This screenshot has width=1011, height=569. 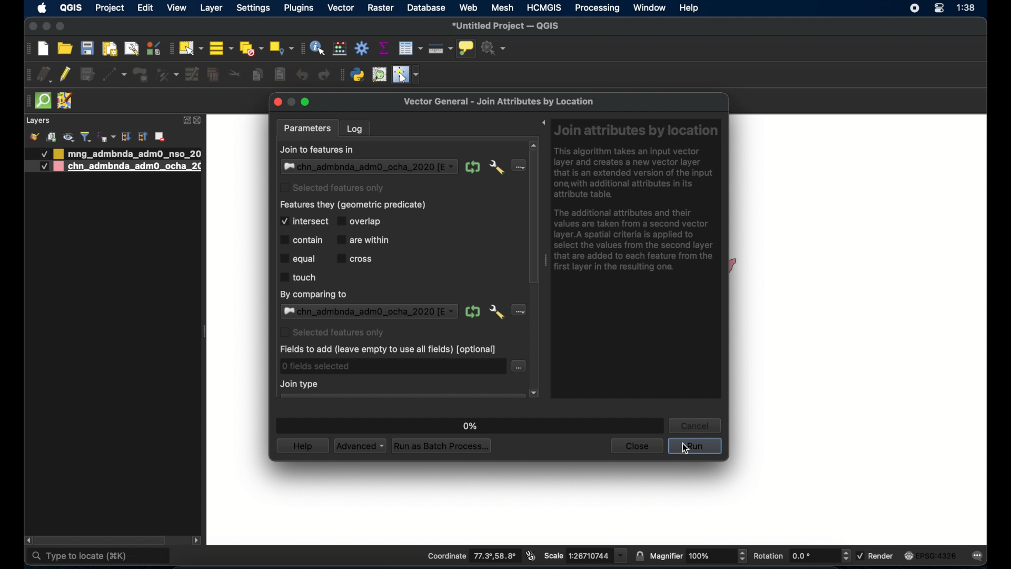 I want to click on open field calculator, so click(x=341, y=48).